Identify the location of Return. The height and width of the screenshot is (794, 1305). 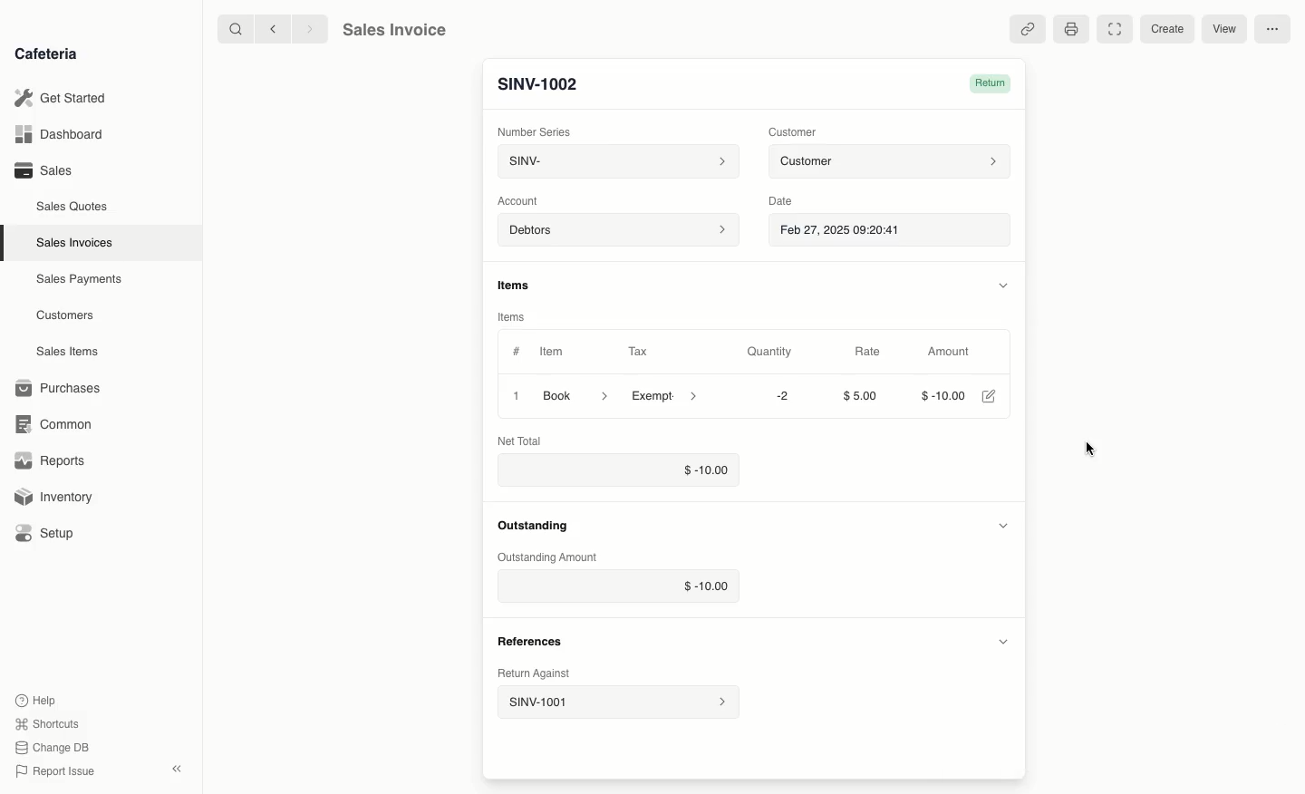
(993, 83).